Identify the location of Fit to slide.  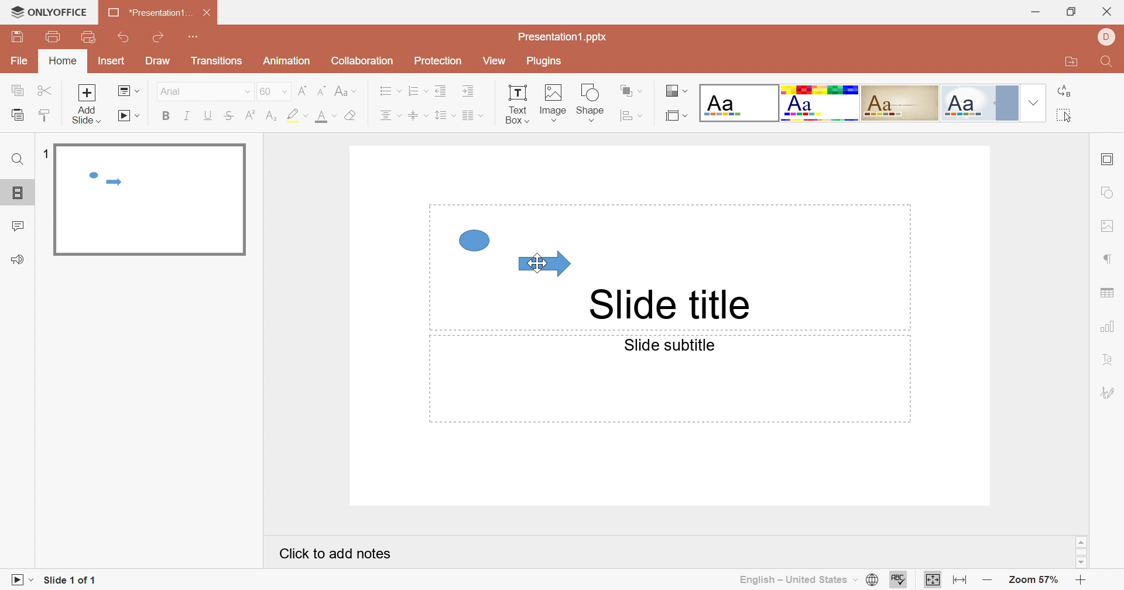
(935, 581).